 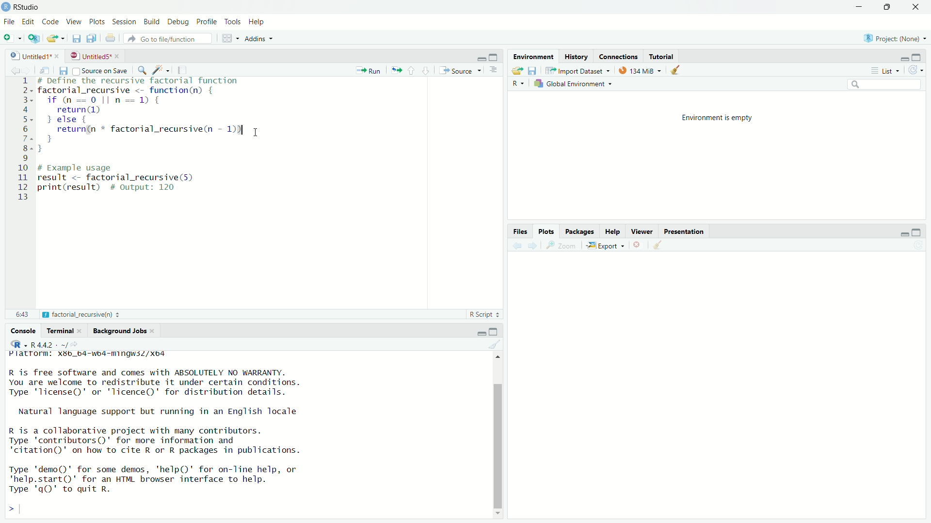 What do you see at coordinates (459, 70) in the screenshot?
I see `Source` at bounding box center [459, 70].